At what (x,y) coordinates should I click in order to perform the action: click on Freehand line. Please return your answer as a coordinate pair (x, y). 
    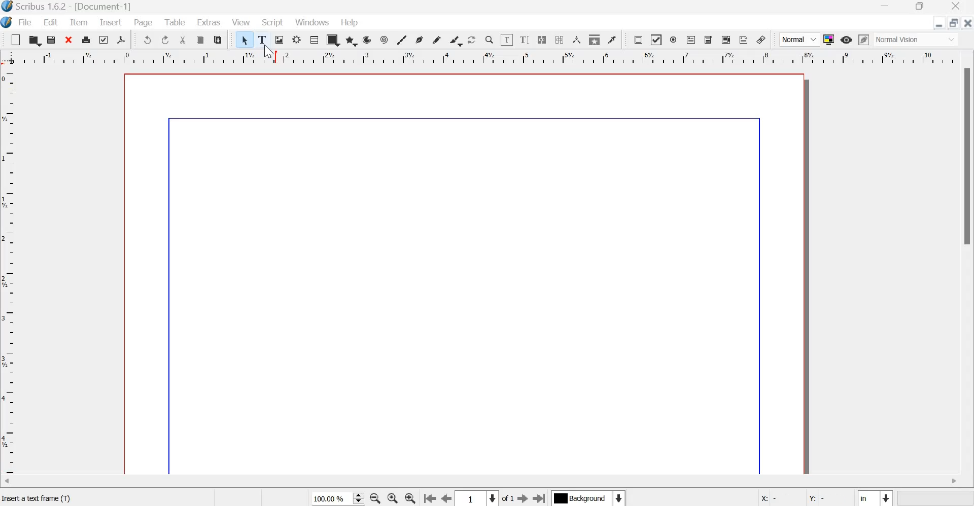
    Looking at the image, I should click on (436, 40).